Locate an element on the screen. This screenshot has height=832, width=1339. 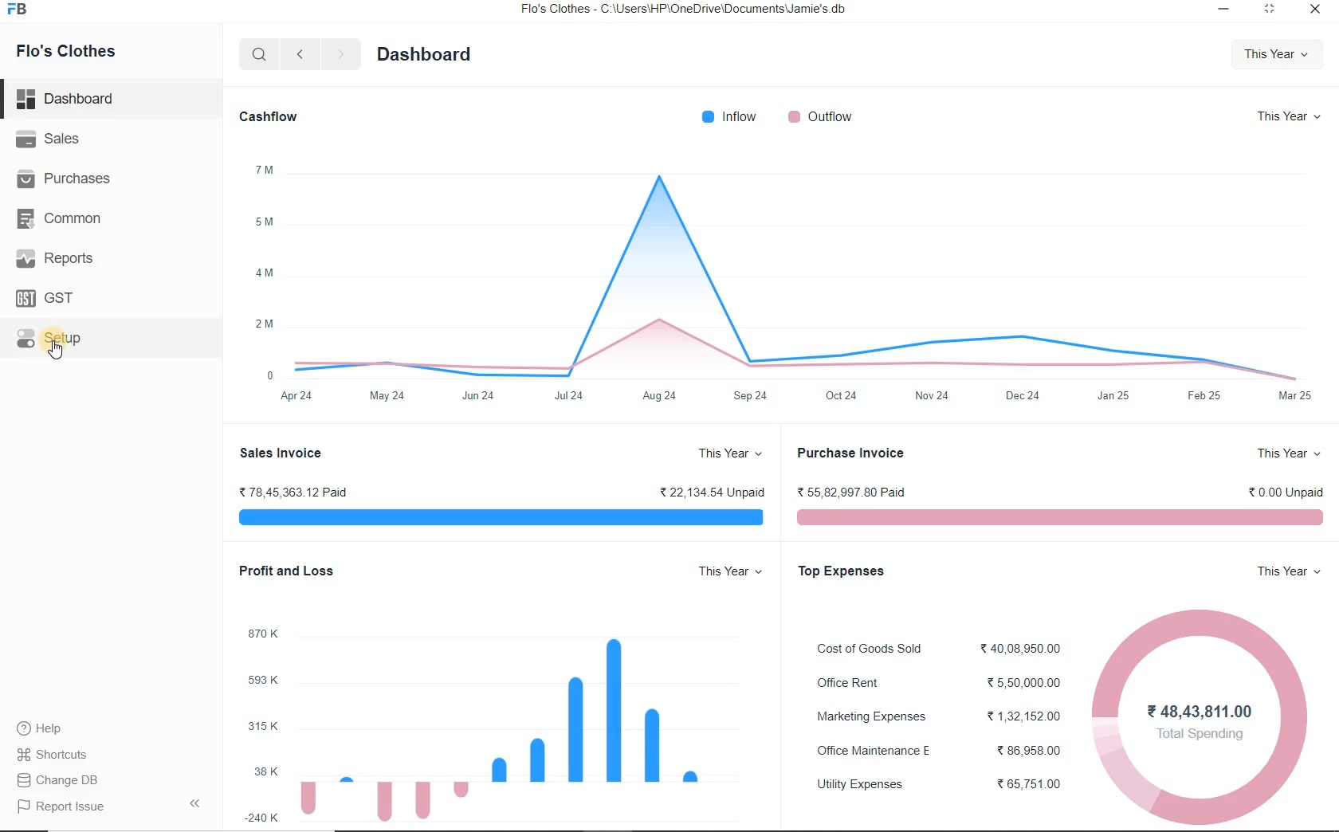
Search is located at coordinates (260, 53).